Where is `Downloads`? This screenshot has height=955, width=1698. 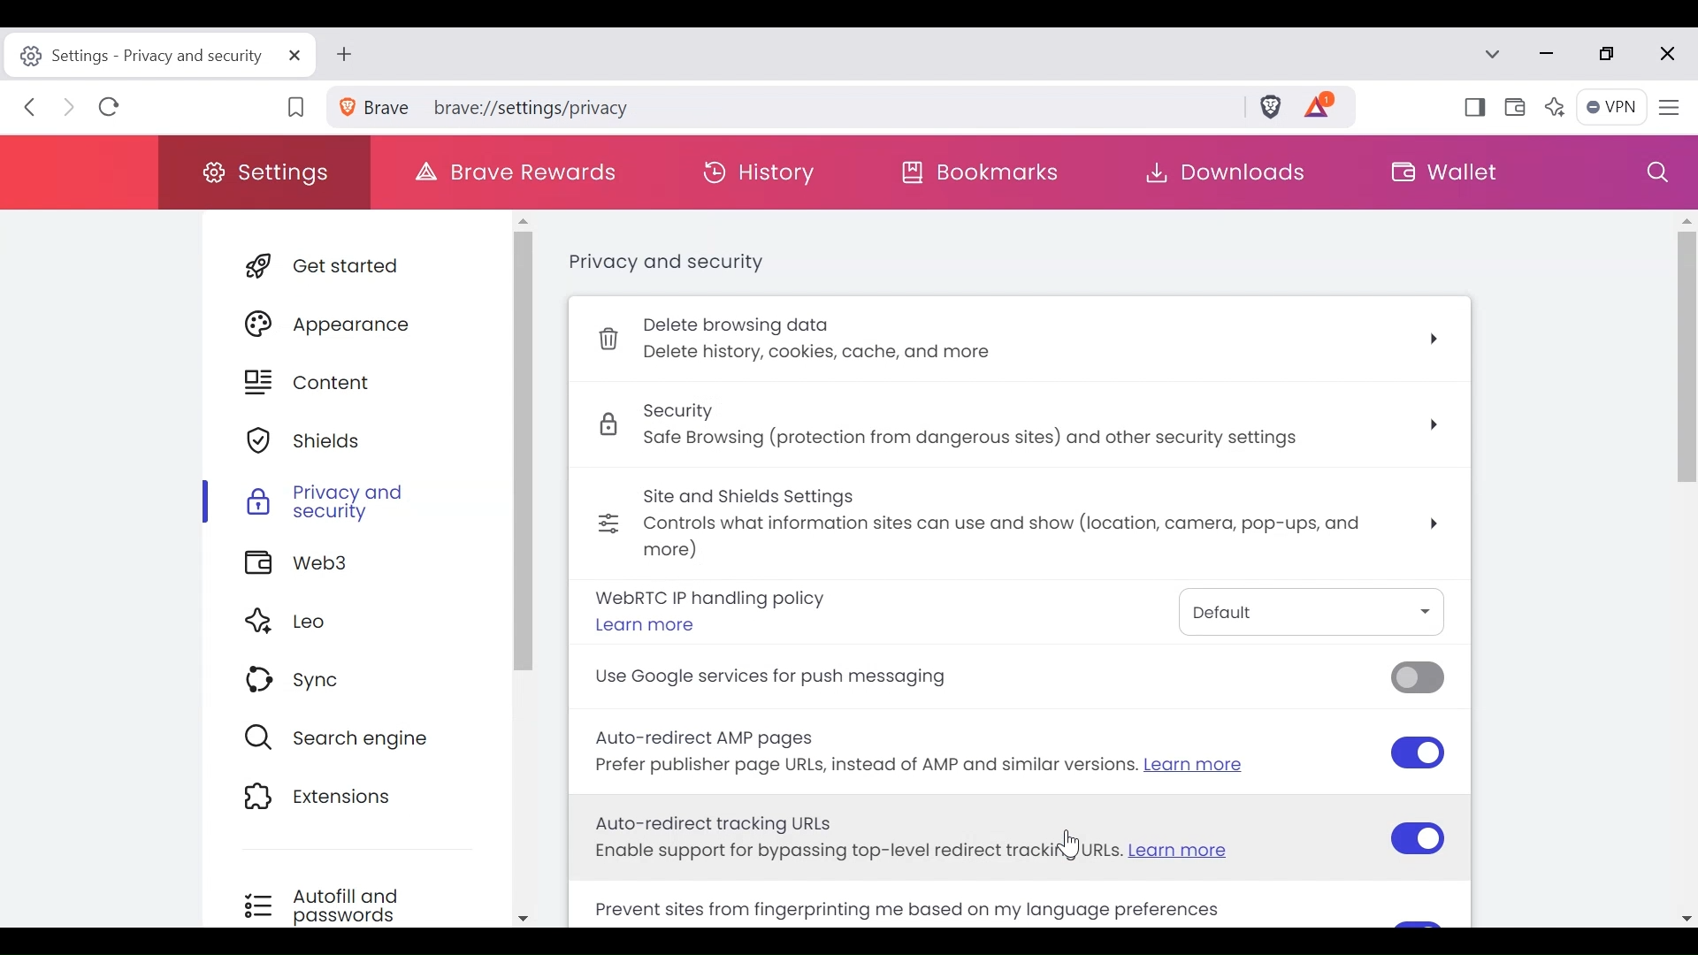 Downloads is located at coordinates (1221, 172).